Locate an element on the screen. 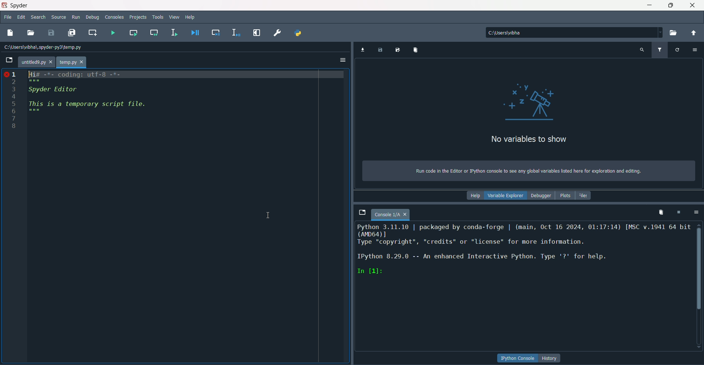  tools is located at coordinates (158, 17).